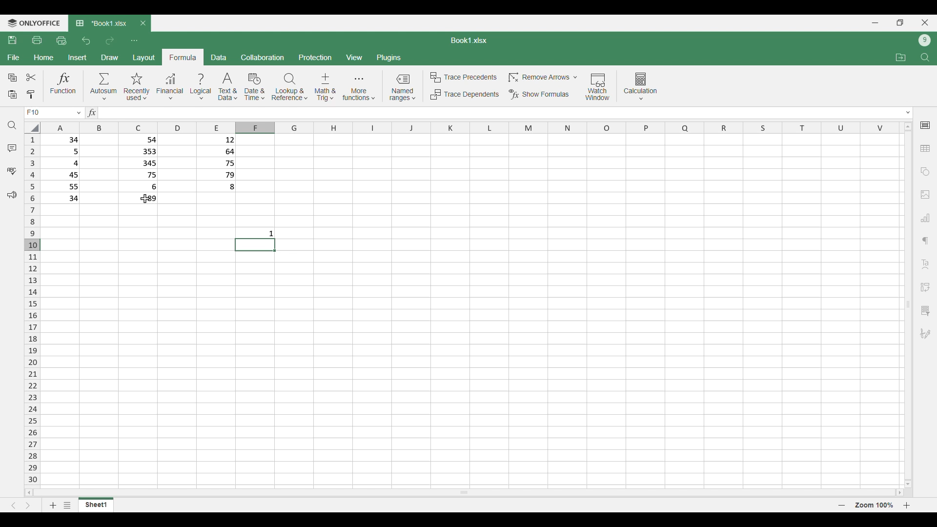 This screenshot has height=527, width=937. Describe the element at coordinates (12, 148) in the screenshot. I see `Comments` at that location.